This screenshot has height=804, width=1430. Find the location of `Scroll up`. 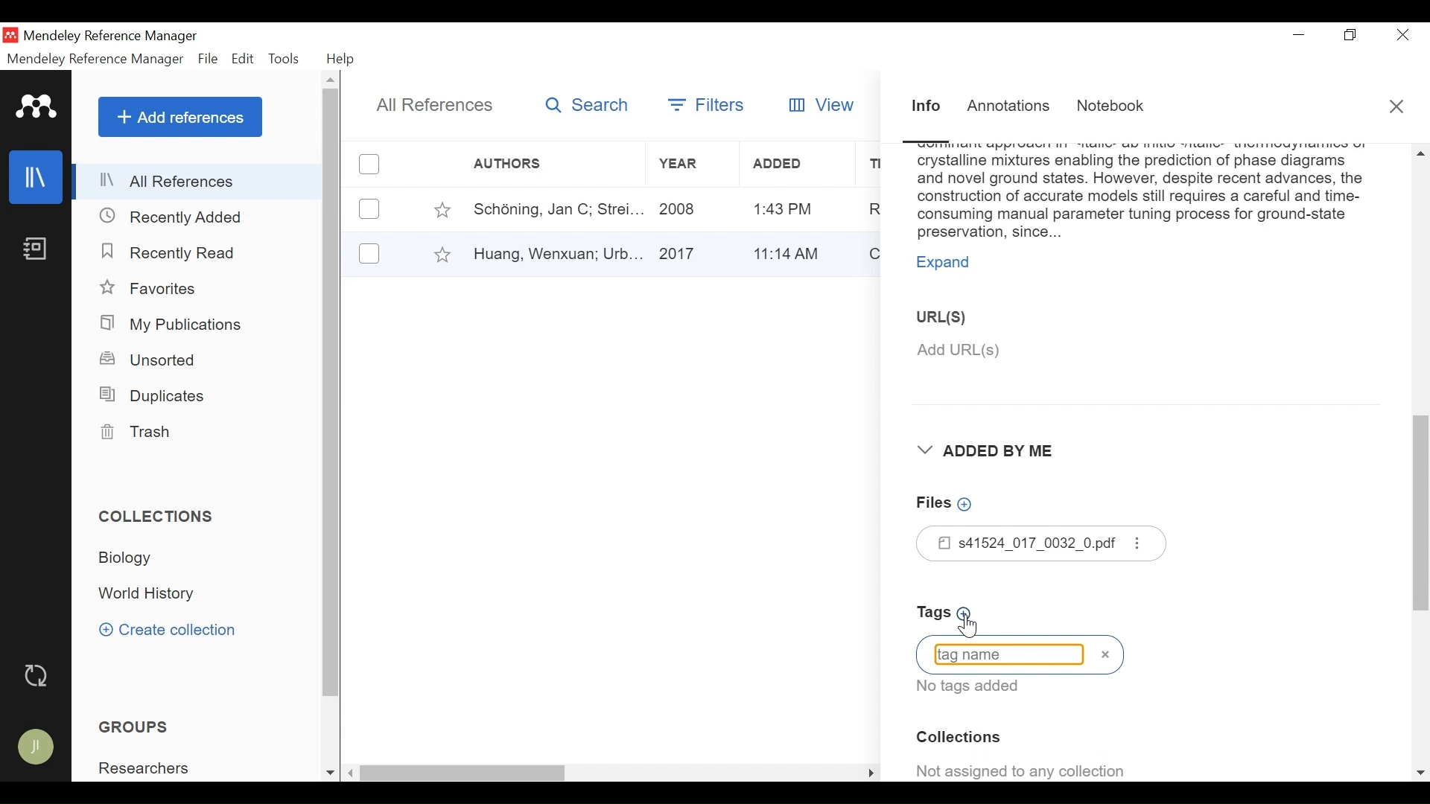

Scroll up is located at coordinates (331, 79).